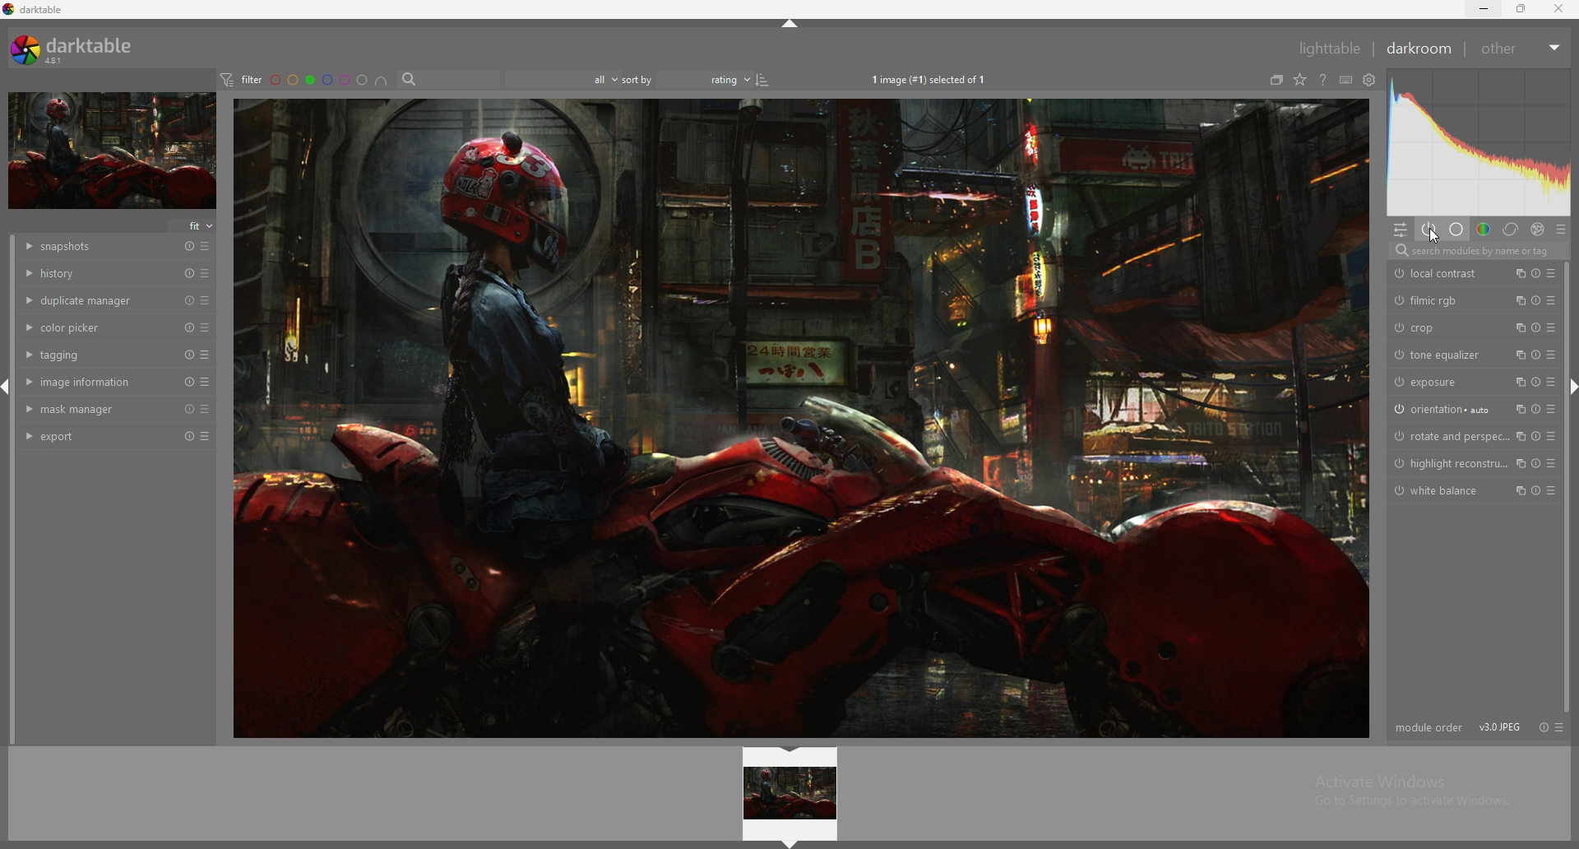 Image resolution: width=1579 pixels, height=849 pixels. I want to click on correct, so click(1509, 230).